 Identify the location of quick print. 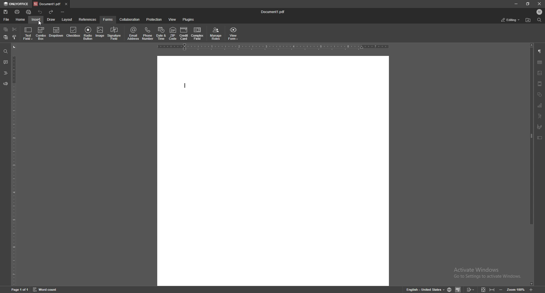
(30, 12).